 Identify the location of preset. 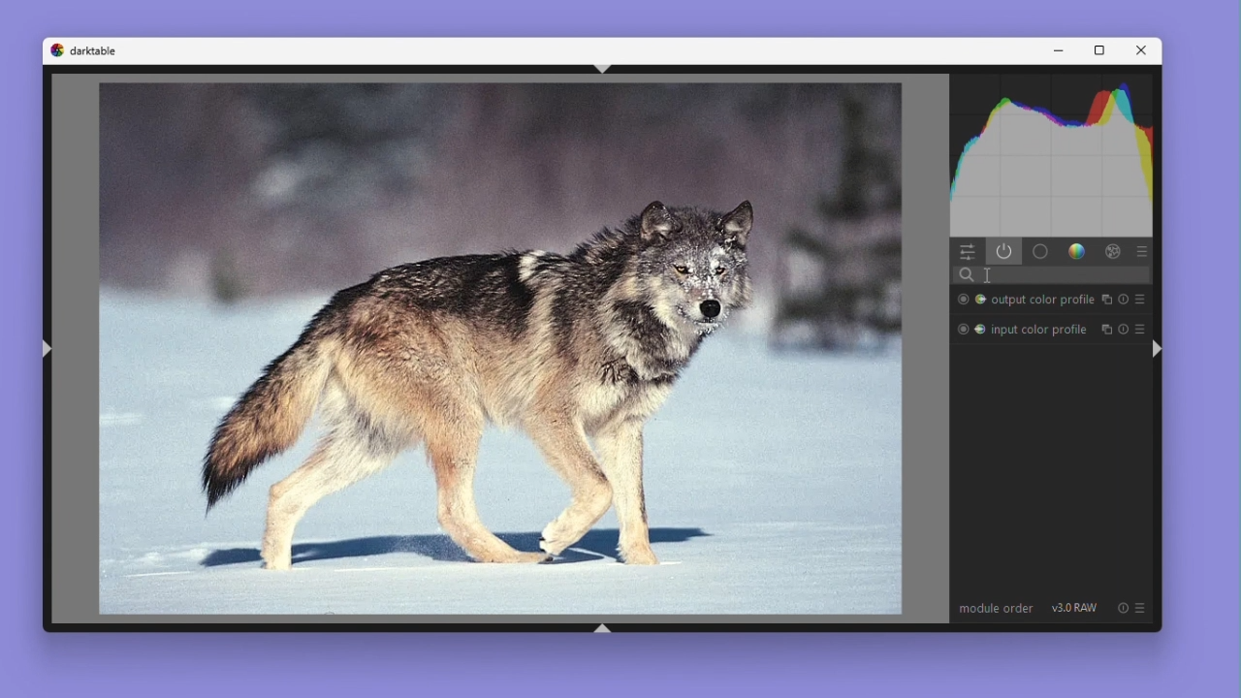
(1141, 300).